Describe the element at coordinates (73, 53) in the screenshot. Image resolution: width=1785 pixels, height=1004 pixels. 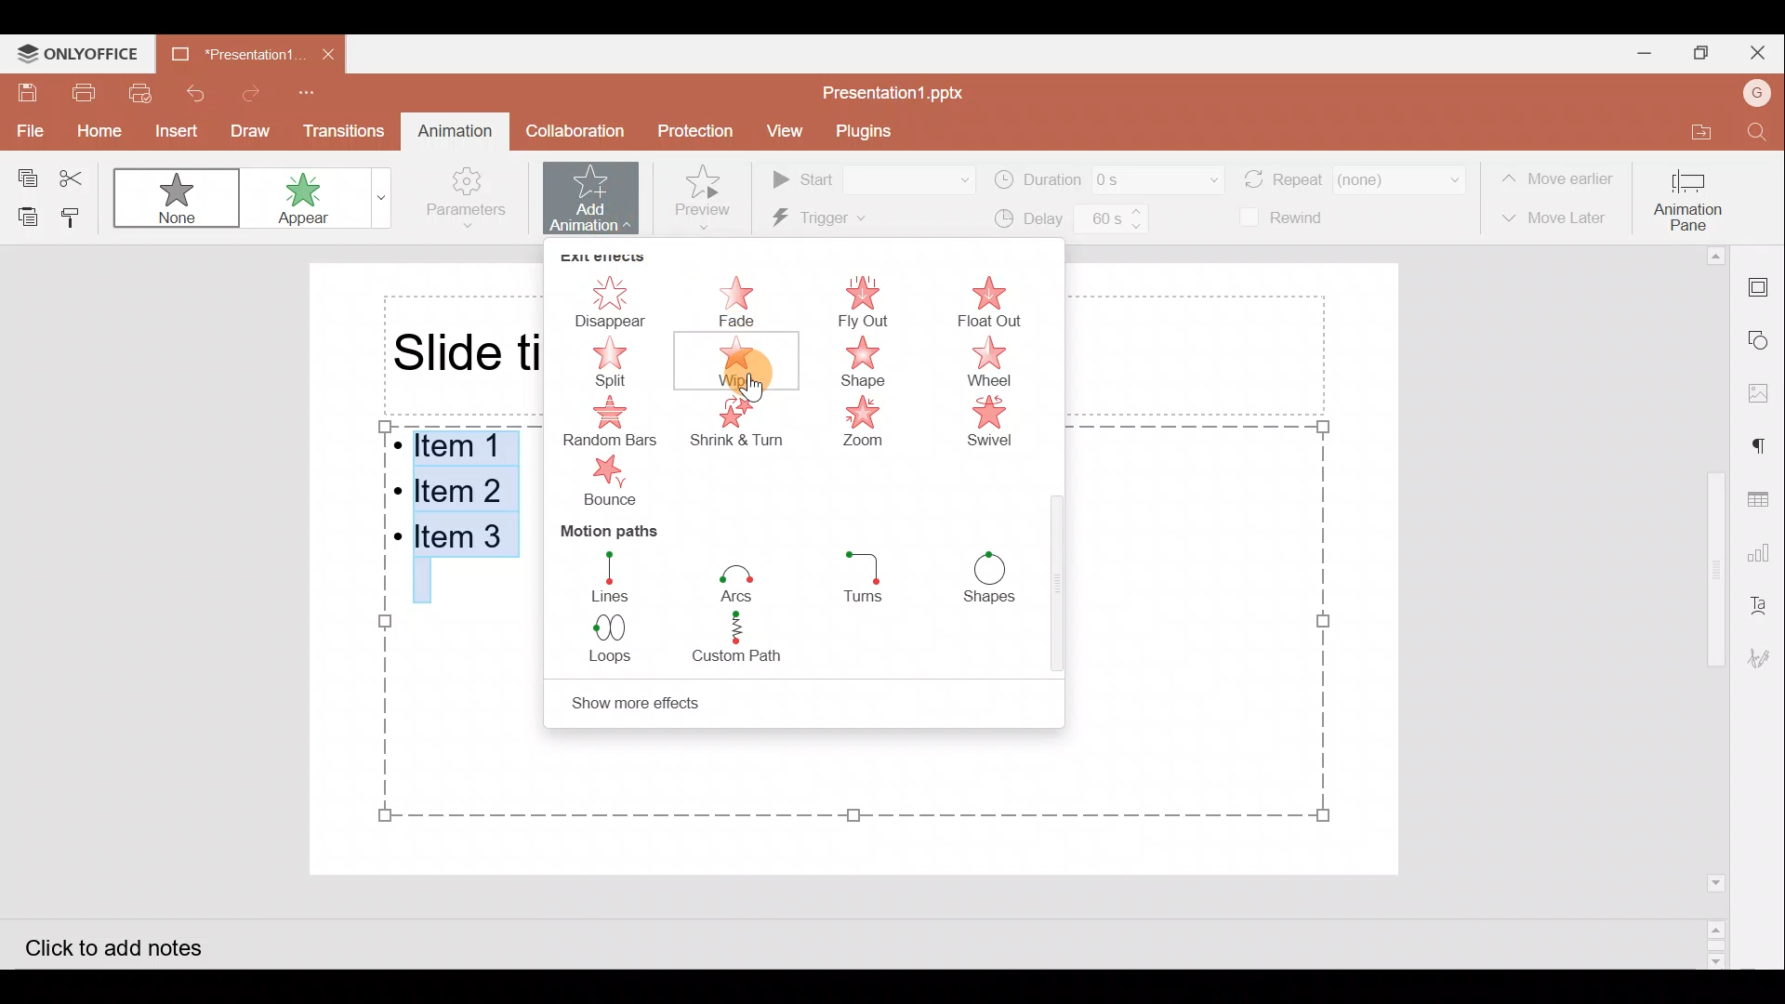
I see `ONLYOFFICE` at that location.